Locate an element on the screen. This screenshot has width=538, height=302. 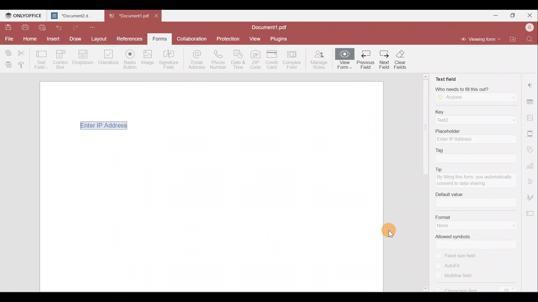
Allowed symbols field is located at coordinates (479, 245).